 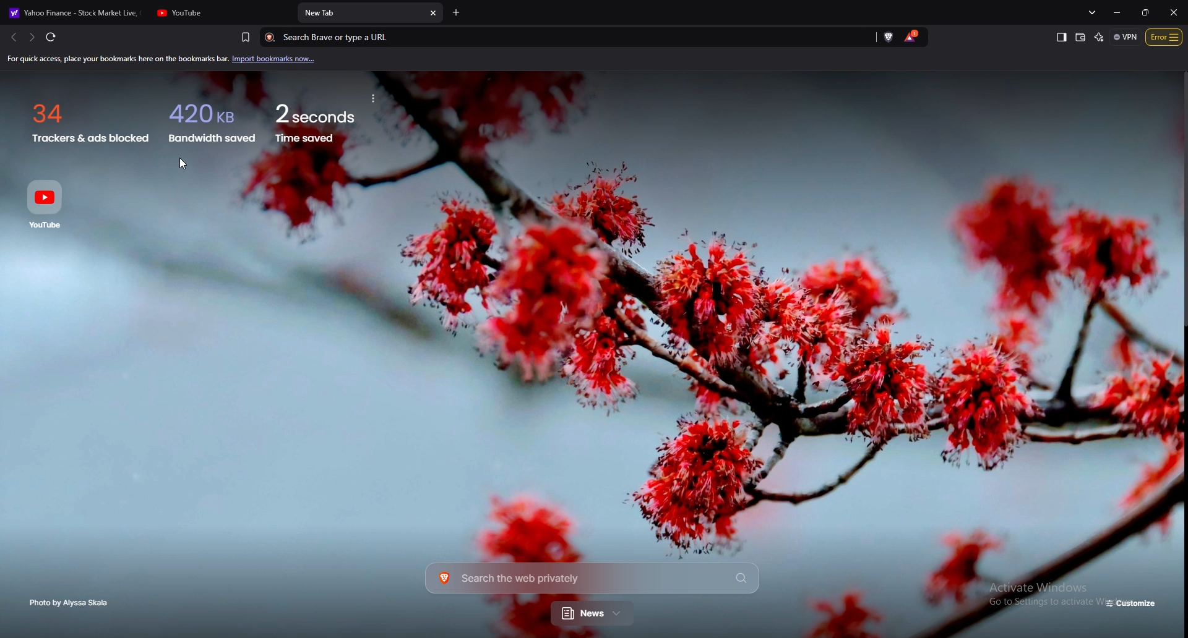 What do you see at coordinates (1126, 36) in the screenshot?
I see `vpn` at bounding box center [1126, 36].